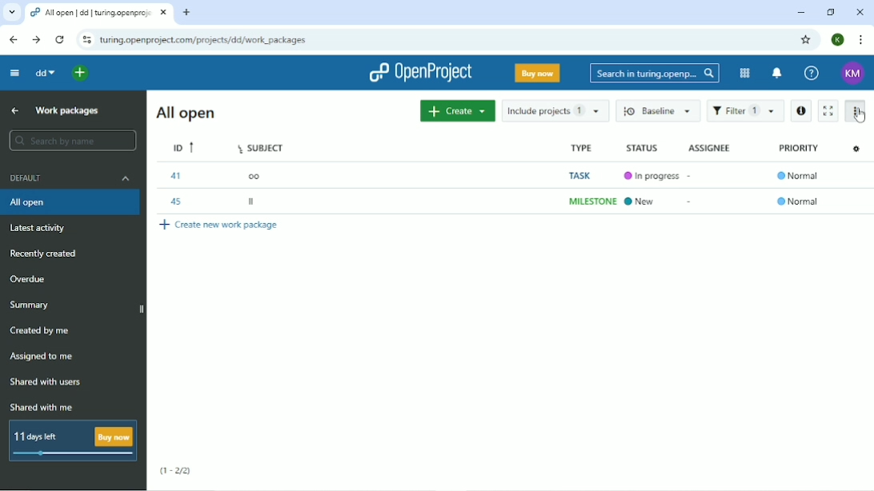 This screenshot has height=491, width=874. Describe the element at coordinates (837, 39) in the screenshot. I see `Account` at that location.